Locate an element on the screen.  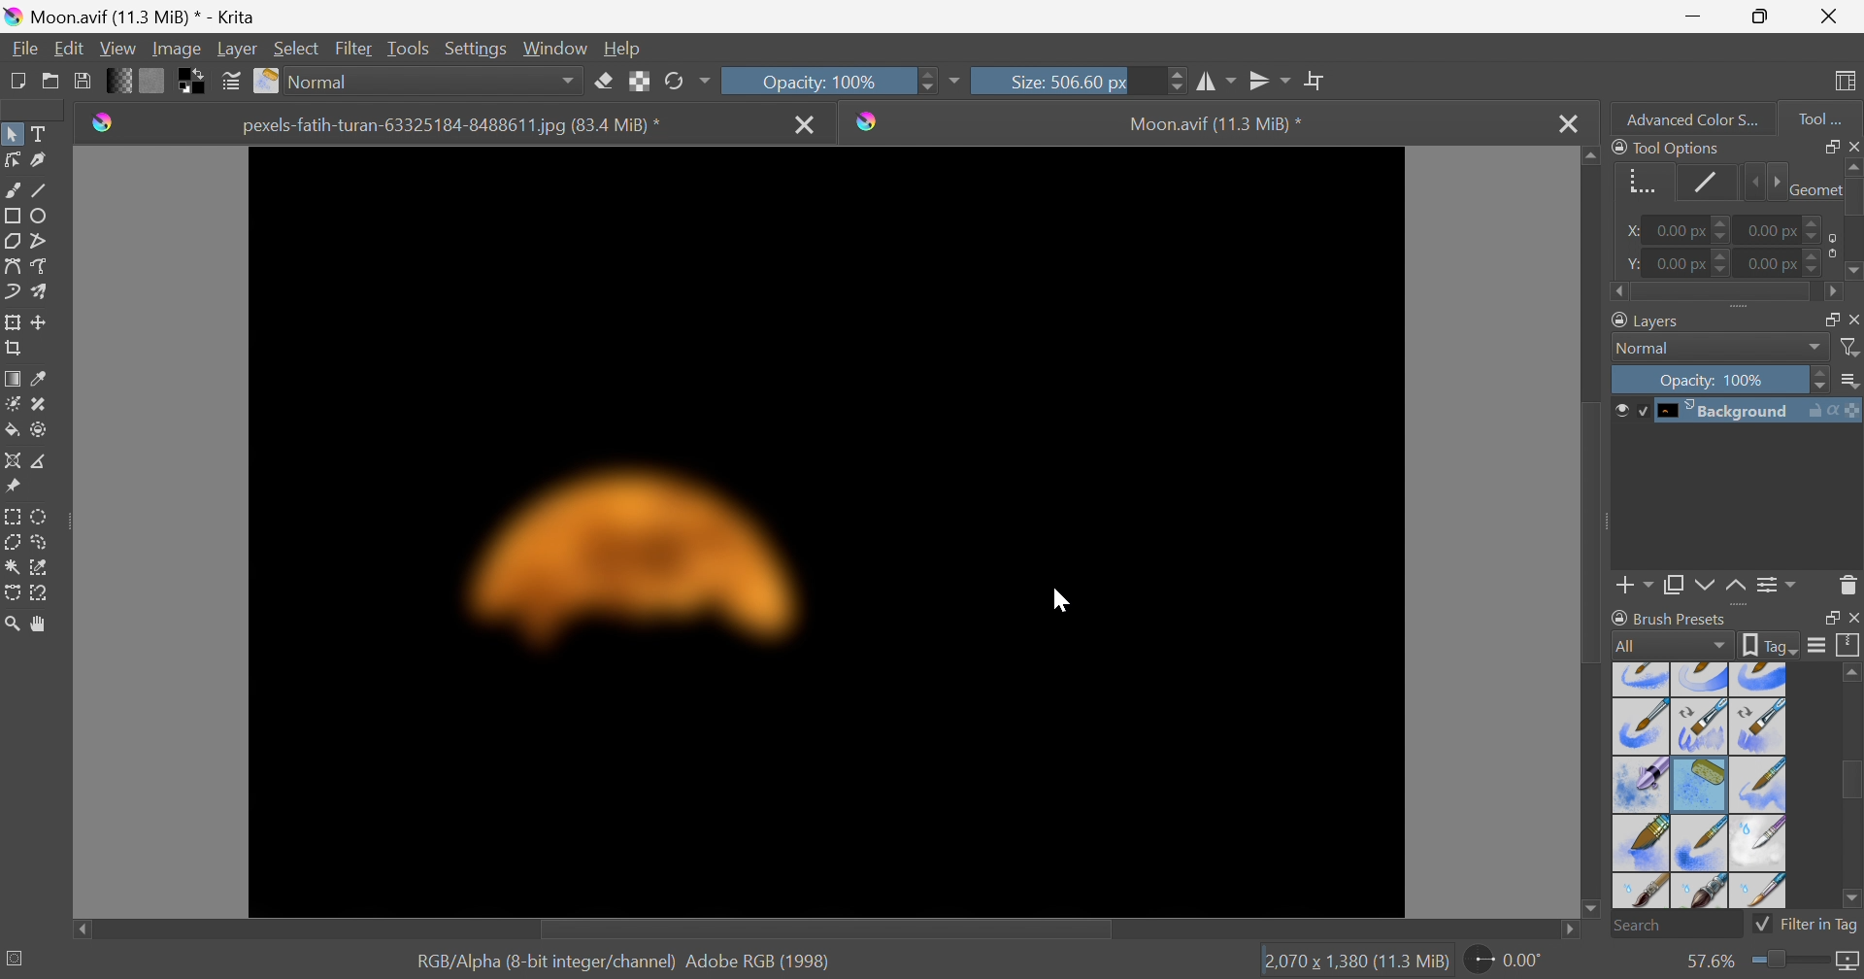
Thumbnail size is located at coordinates (1848, 381).